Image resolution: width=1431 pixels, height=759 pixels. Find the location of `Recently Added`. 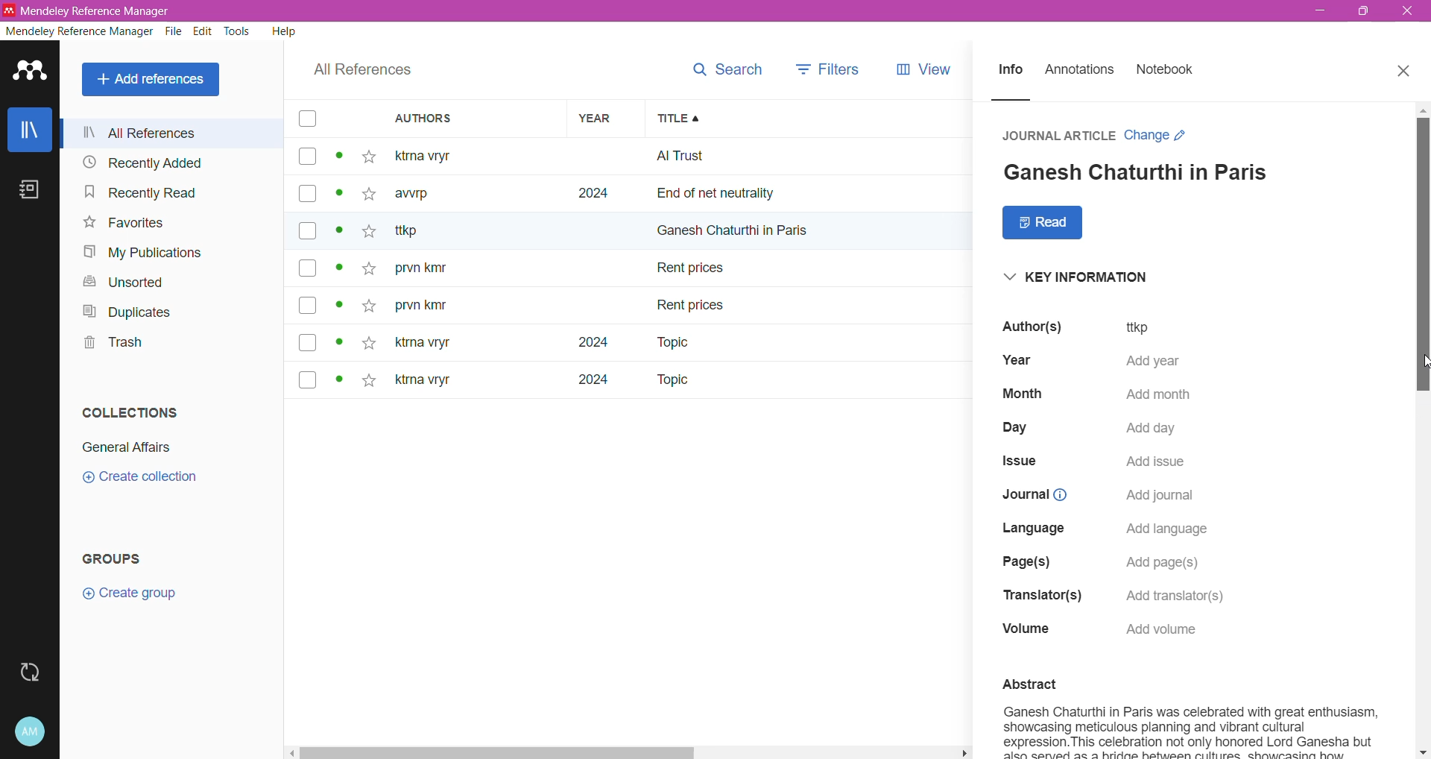

Recently Added is located at coordinates (144, 163).